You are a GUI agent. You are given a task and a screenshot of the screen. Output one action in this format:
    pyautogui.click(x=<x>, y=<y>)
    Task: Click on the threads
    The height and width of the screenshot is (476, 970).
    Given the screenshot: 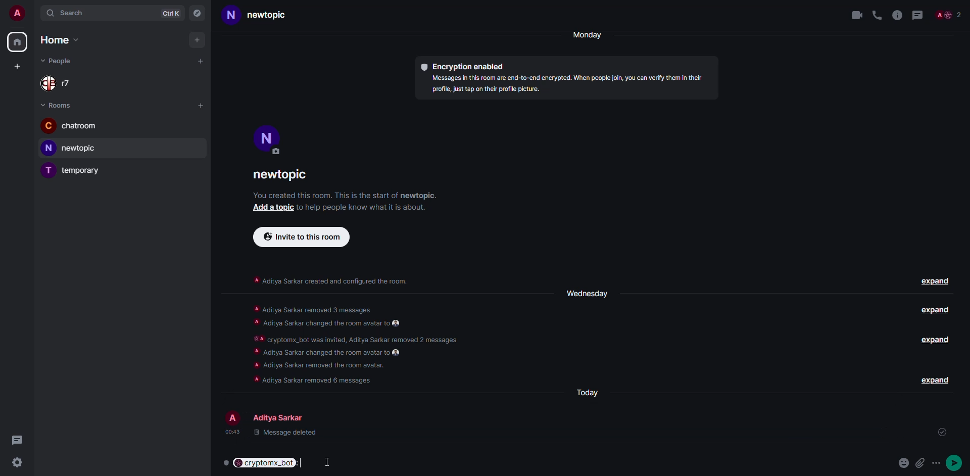 What is the action you would take?
    pyautogui.click(x=920, y=15)
    